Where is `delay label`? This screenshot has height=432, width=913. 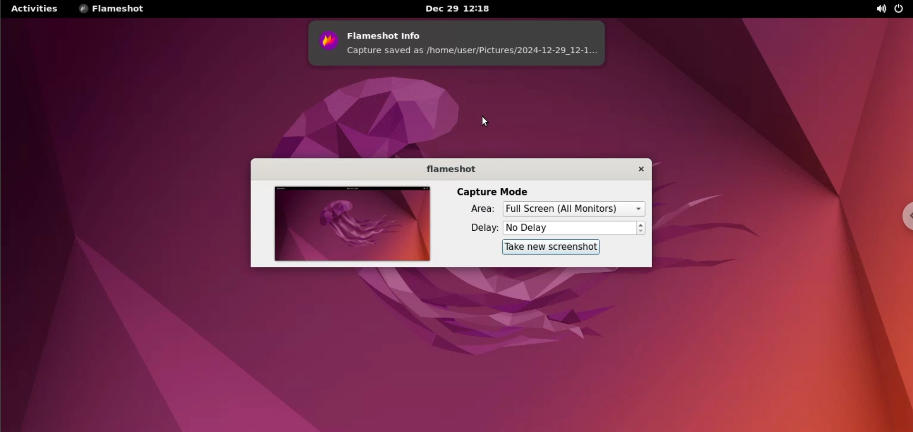
delay label is located at coordinates (479, 228).